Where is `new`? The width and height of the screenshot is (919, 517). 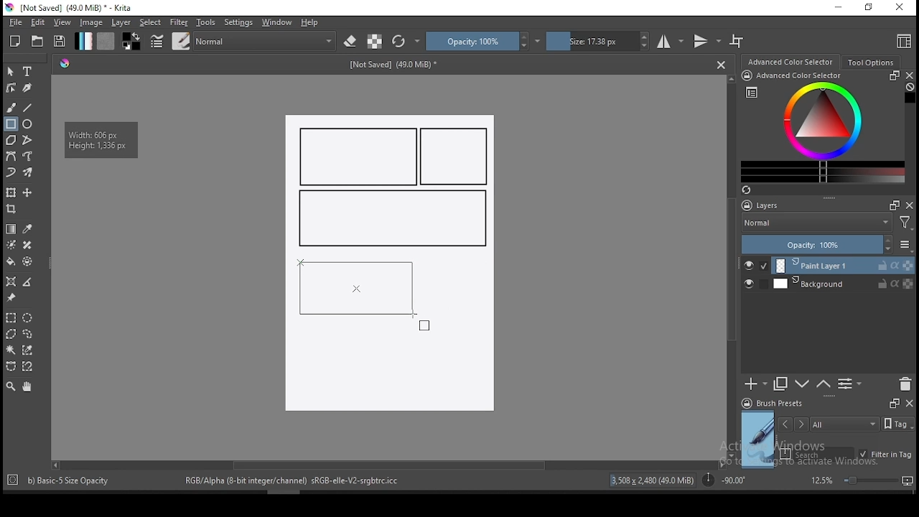 new is located at coordinates (15, 41).